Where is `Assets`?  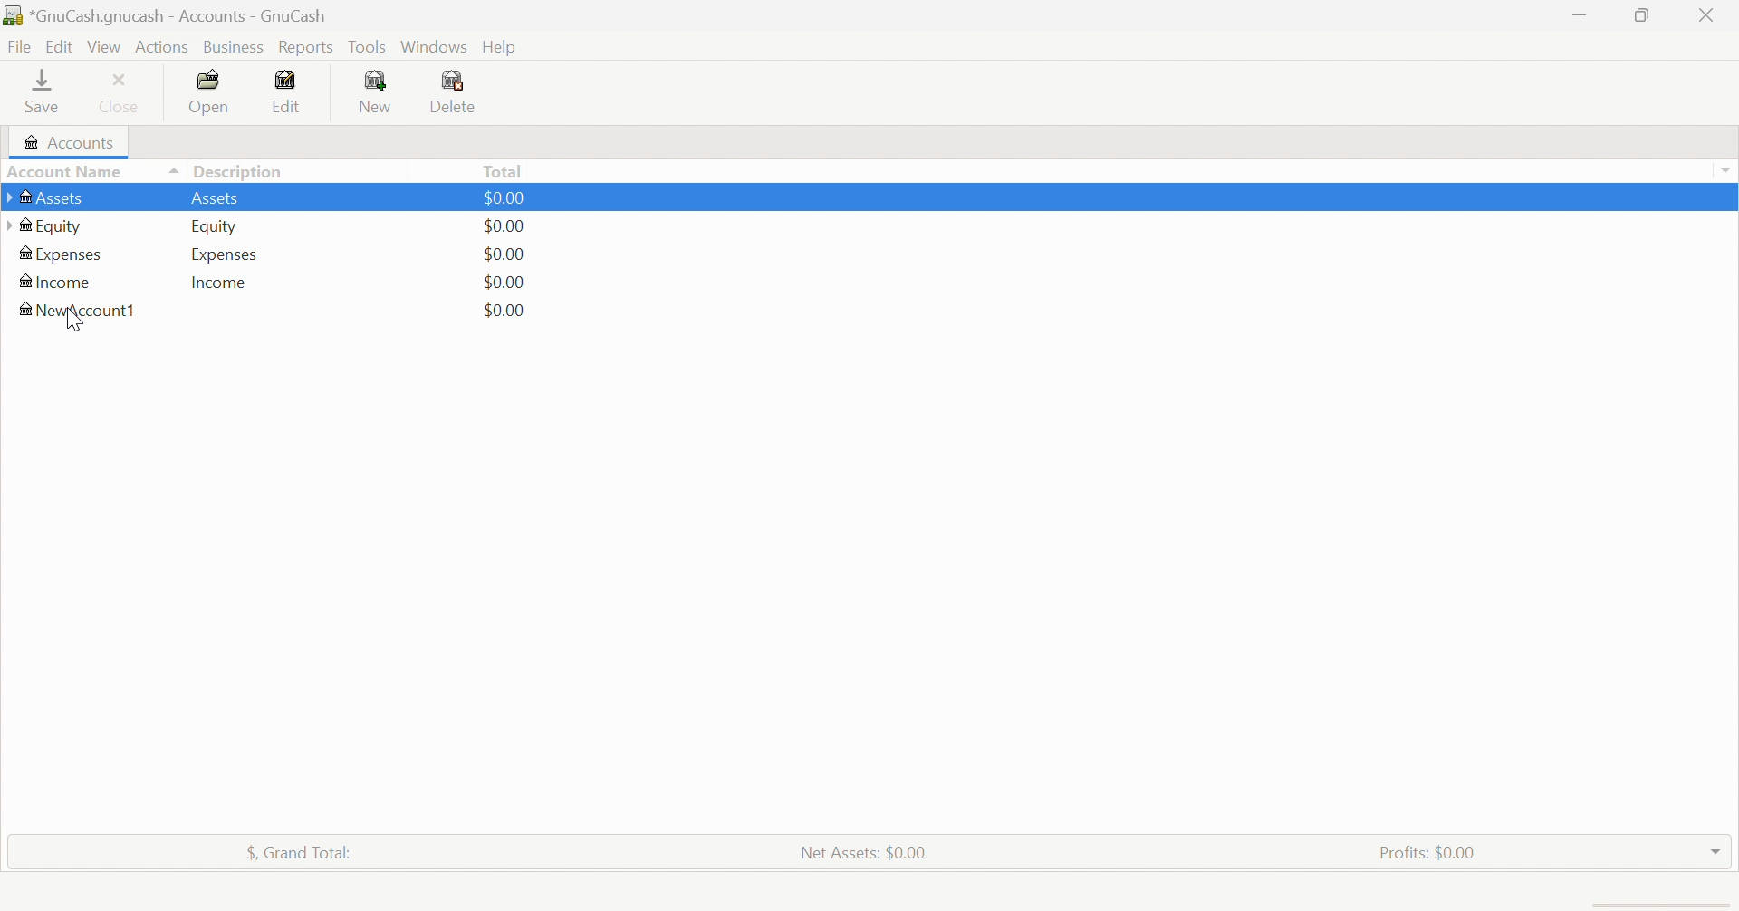 Assets is located at coordinates (222, 198).